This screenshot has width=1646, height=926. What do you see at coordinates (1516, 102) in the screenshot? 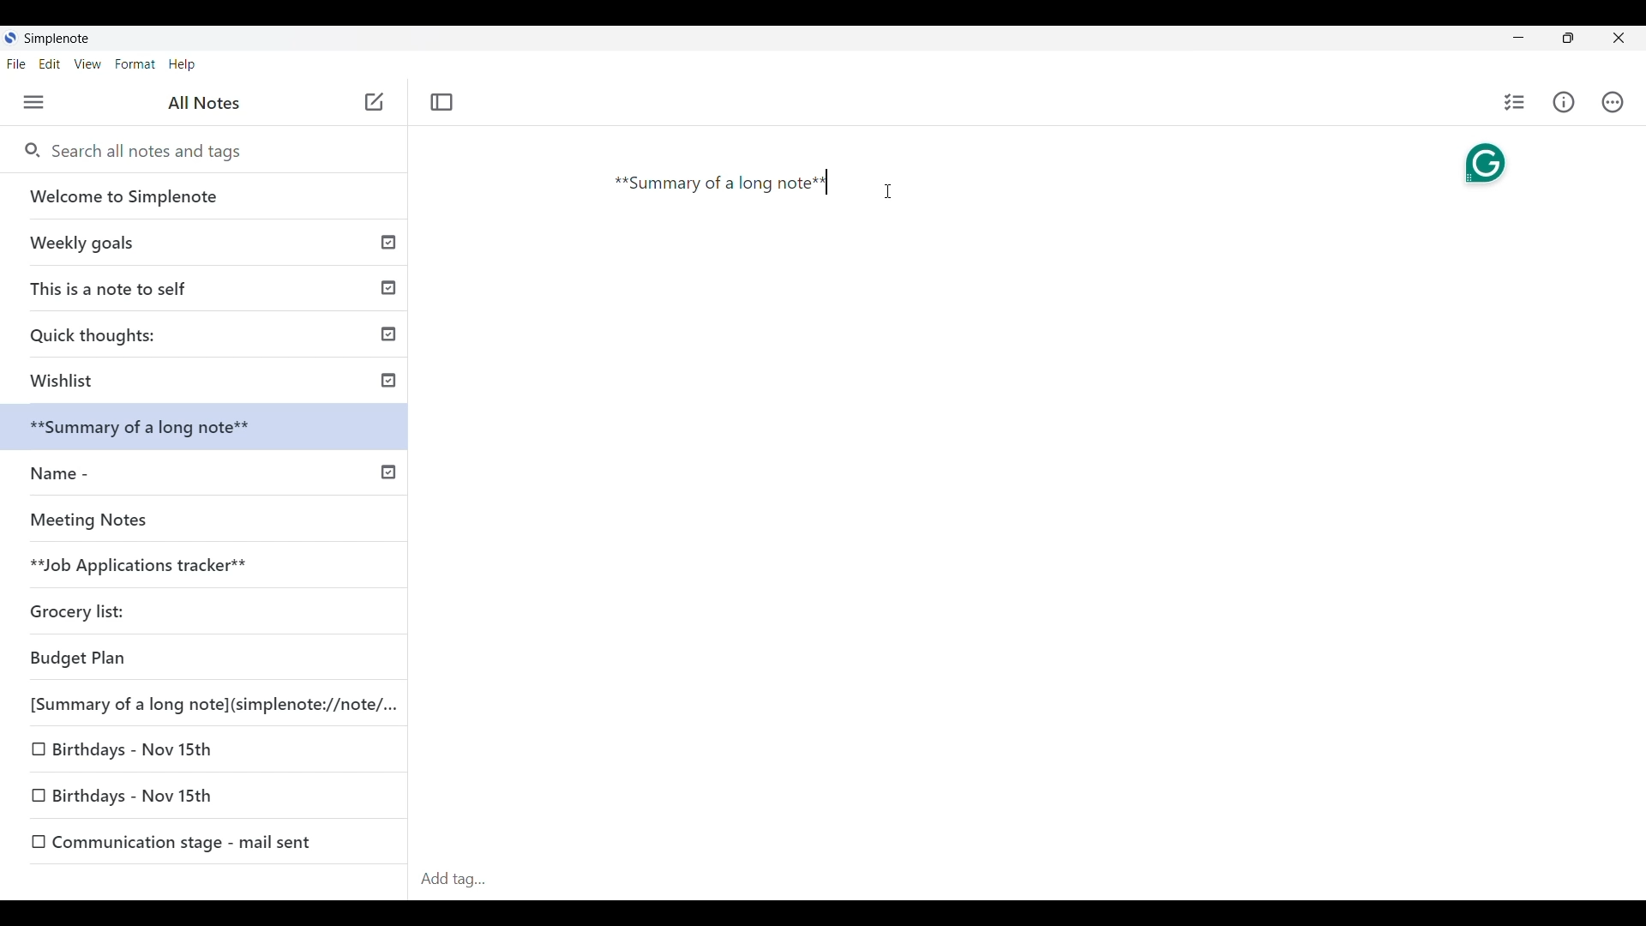
I see `Insert checklist` at bounding box center [1516, 102].